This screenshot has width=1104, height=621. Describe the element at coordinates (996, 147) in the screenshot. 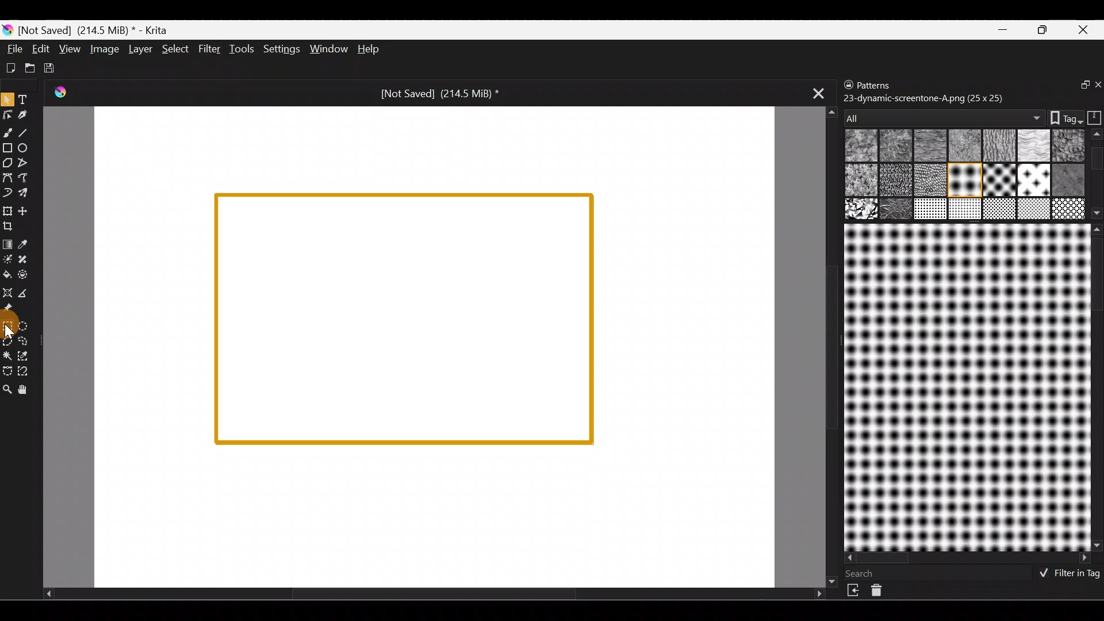

I see `04 paper-c-grain.png` at that location.